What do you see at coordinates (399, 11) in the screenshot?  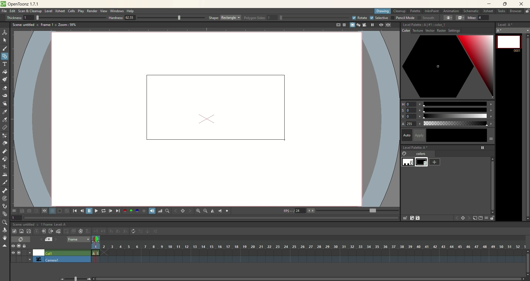 I see `clean up` at bounding box center [399, 11].